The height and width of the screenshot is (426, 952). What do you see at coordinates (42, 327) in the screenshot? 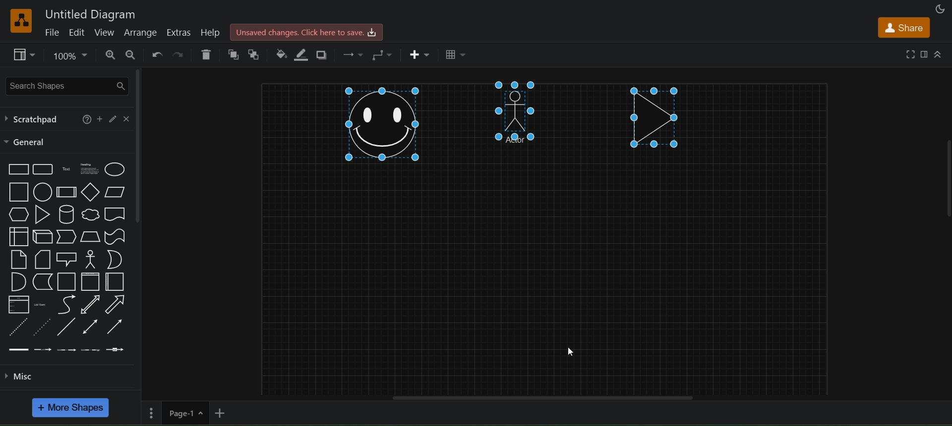
I see `dotted line` at bounding box center [42, 327].